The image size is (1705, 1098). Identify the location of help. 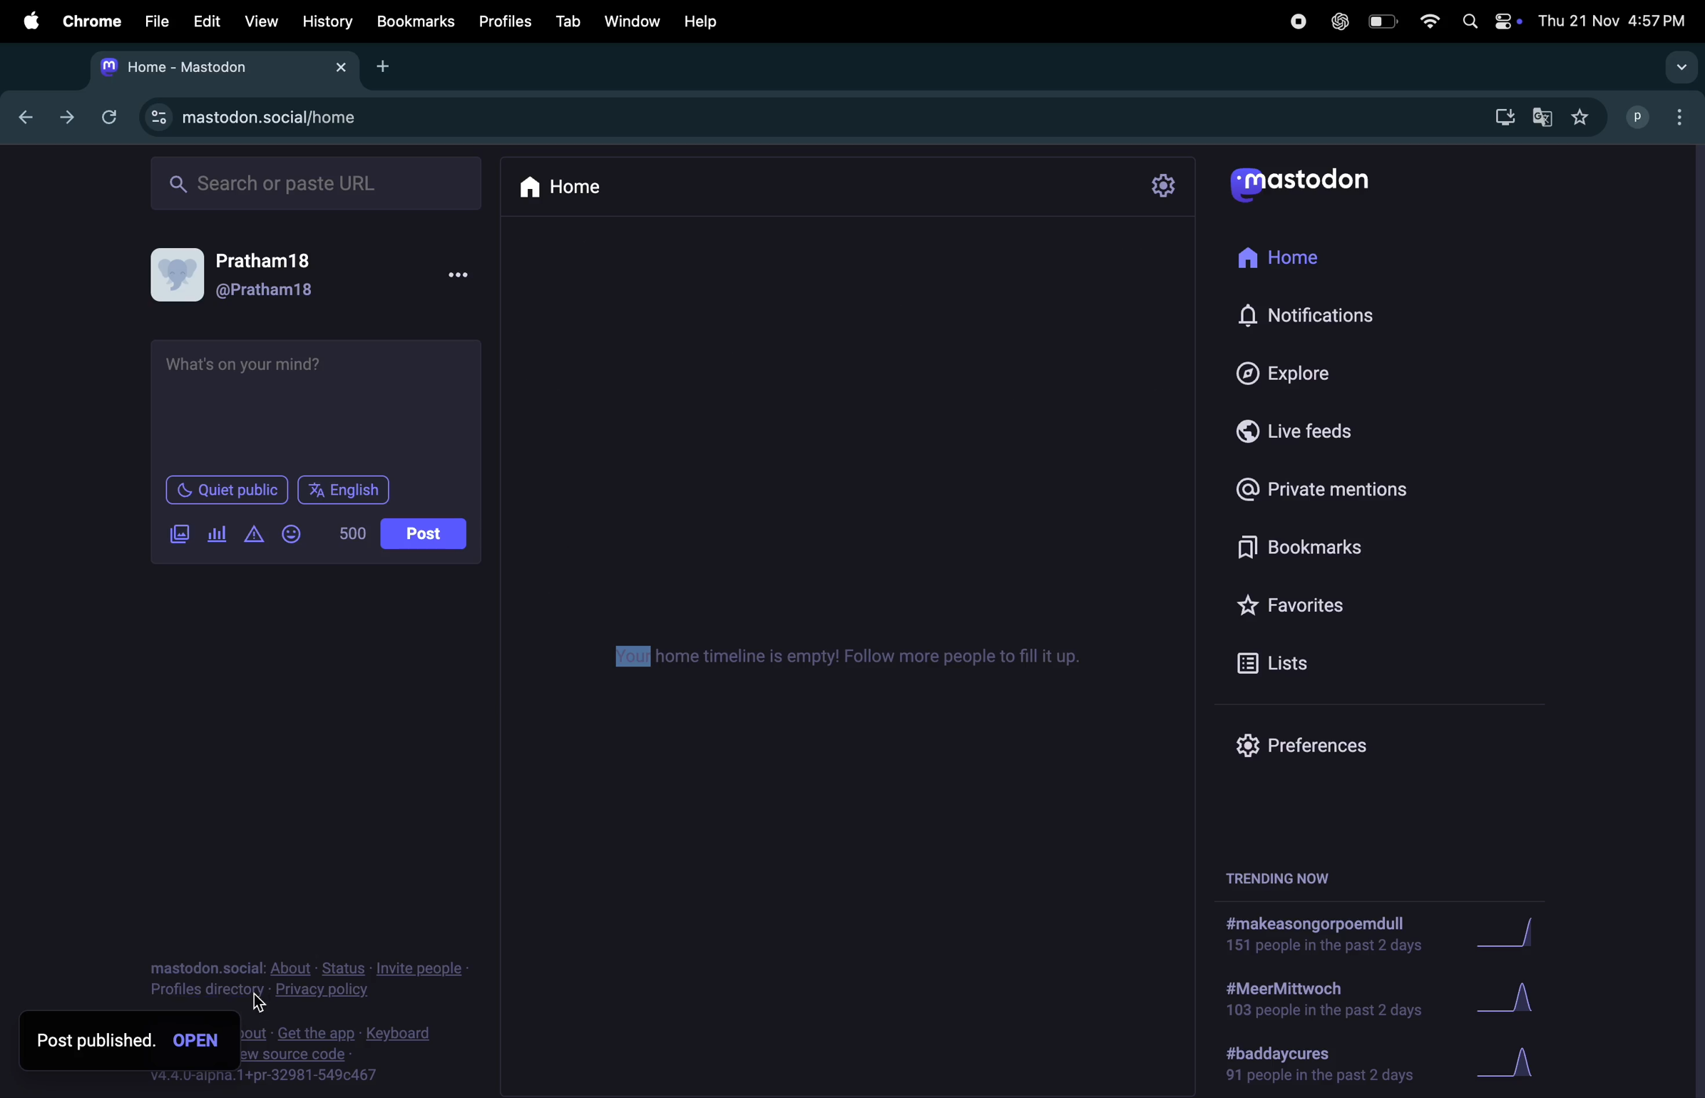
(702, 21).